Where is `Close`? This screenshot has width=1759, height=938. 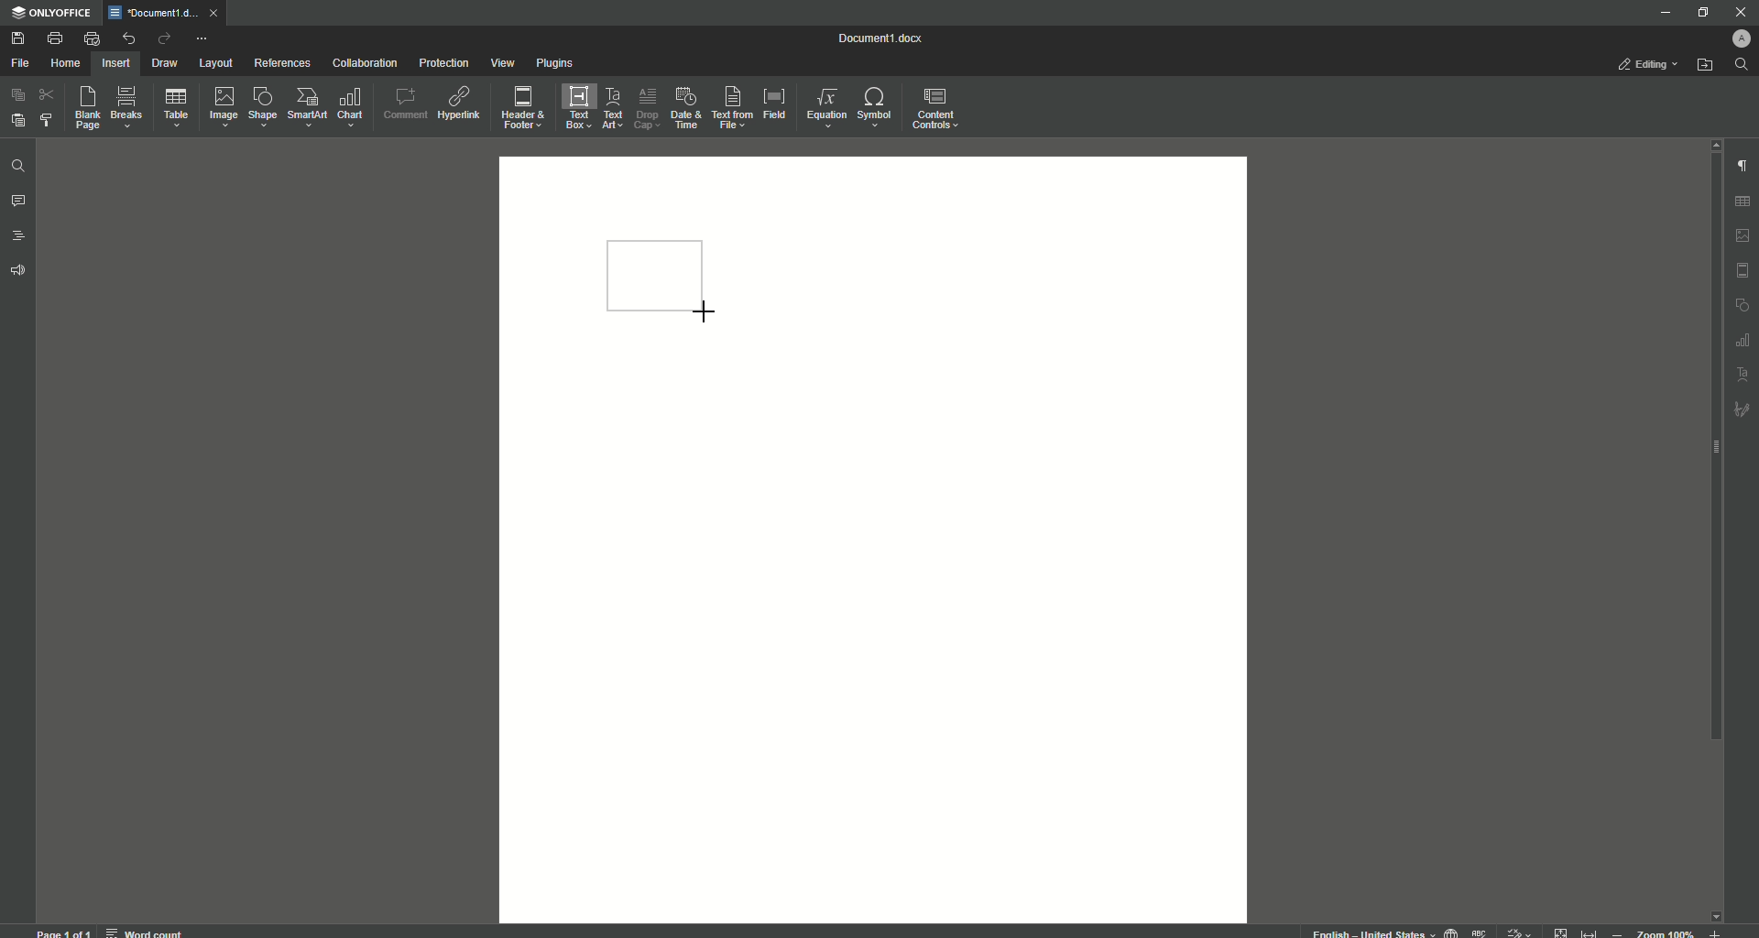 Close is located at coordinates (1740, 12).